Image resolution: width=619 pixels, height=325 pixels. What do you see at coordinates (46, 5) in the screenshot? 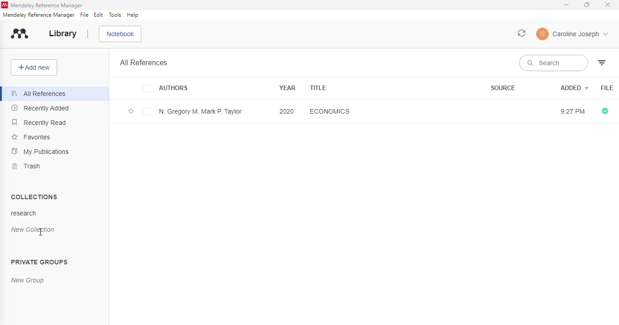
I see `mendeley reference manager` at bounding box center [46, 5].